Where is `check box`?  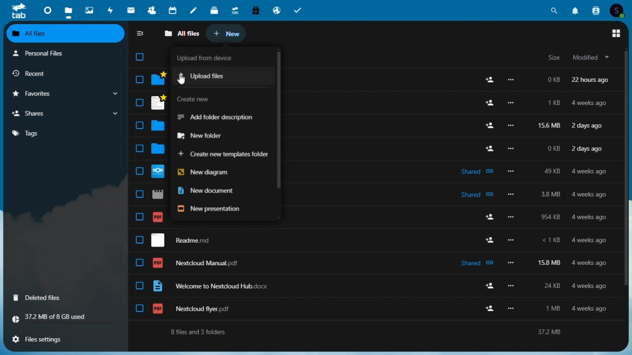 check box is located at coordinates (140, 308).